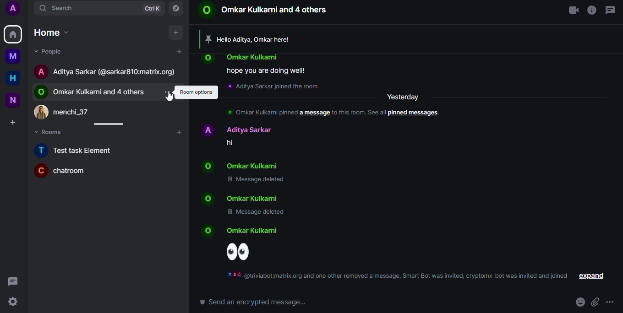 Image resolution: width=623 pixels, height=313 pixels. What do you see at coordinates (14, 281) in the screenshot?
I see `message` at bounding box center [14, 281].